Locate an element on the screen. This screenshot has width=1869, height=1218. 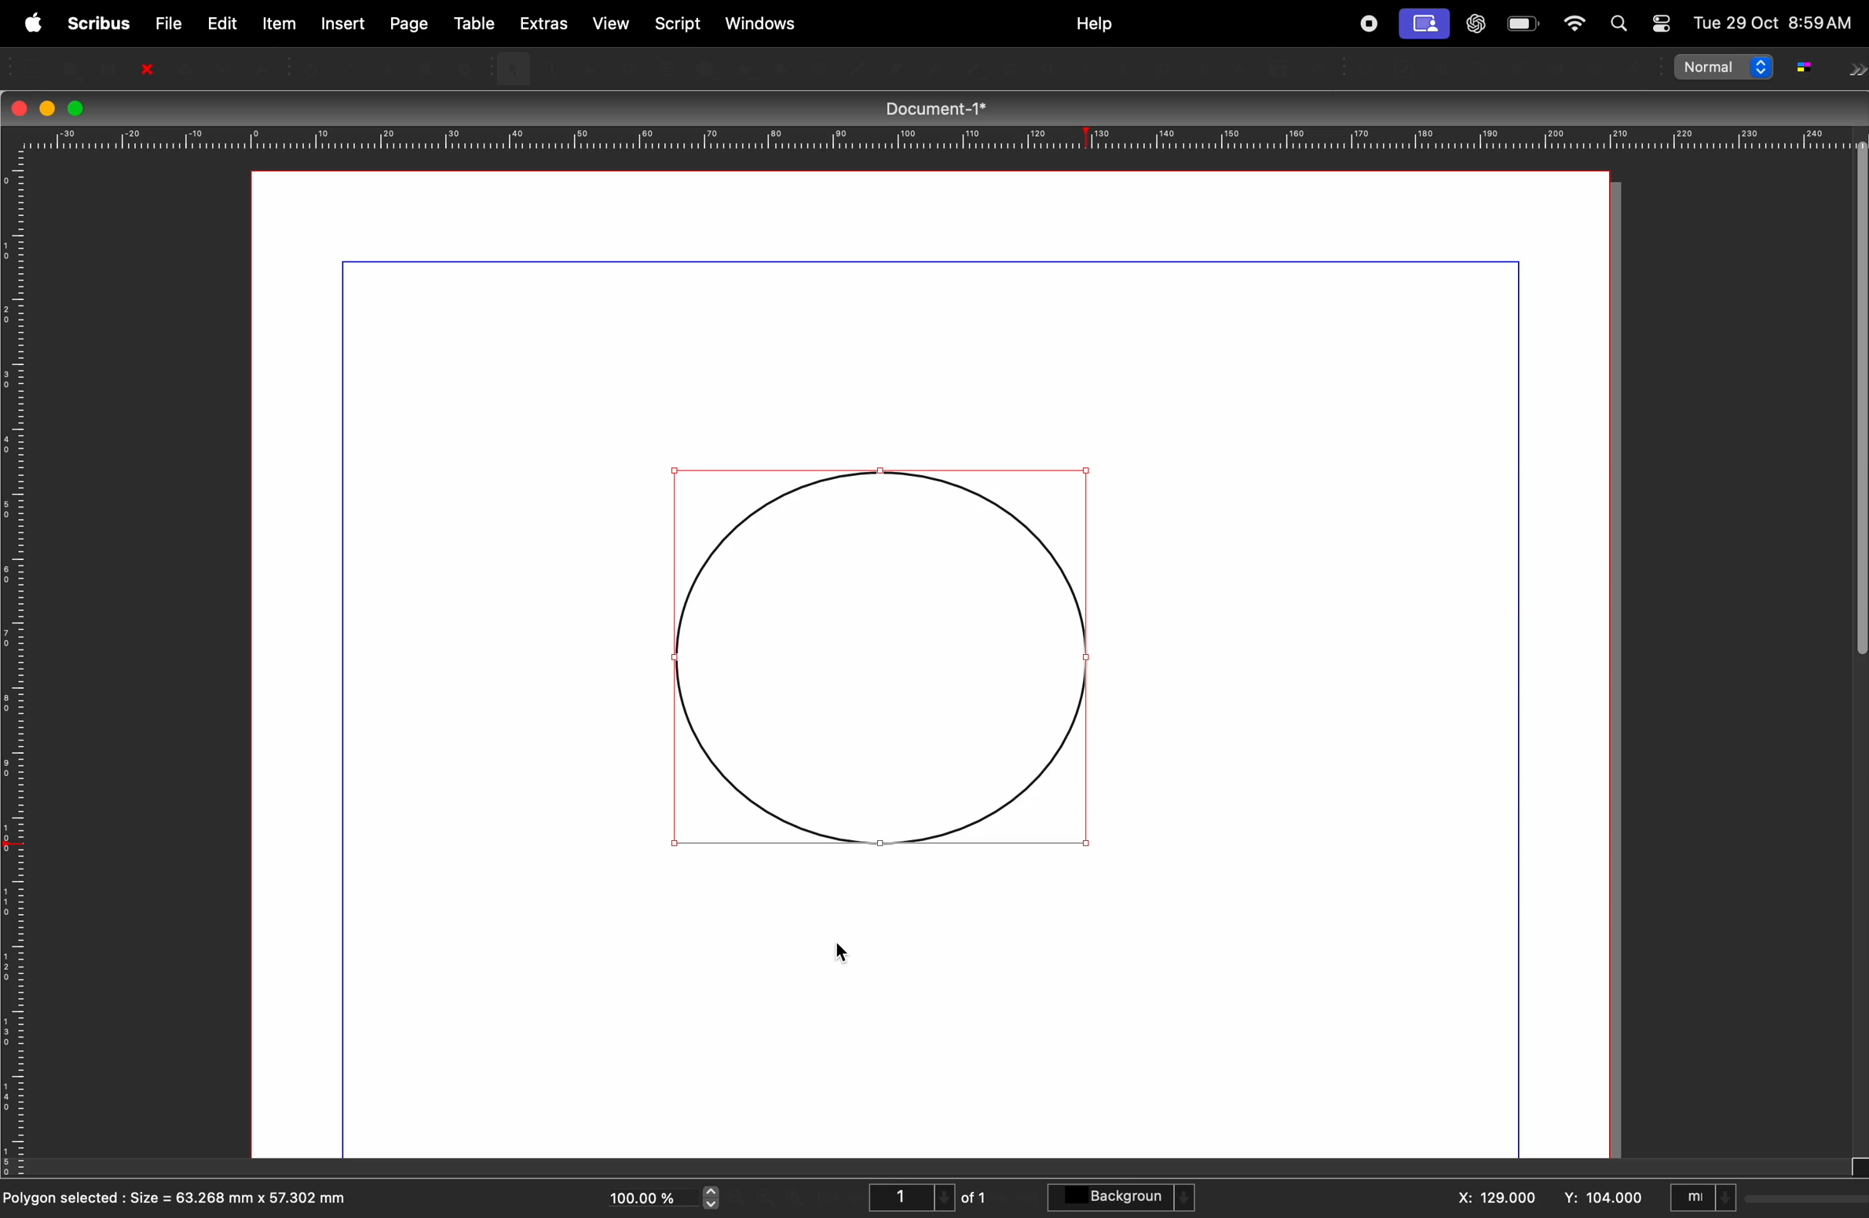
freehand line is located at coordinates (976, 68).